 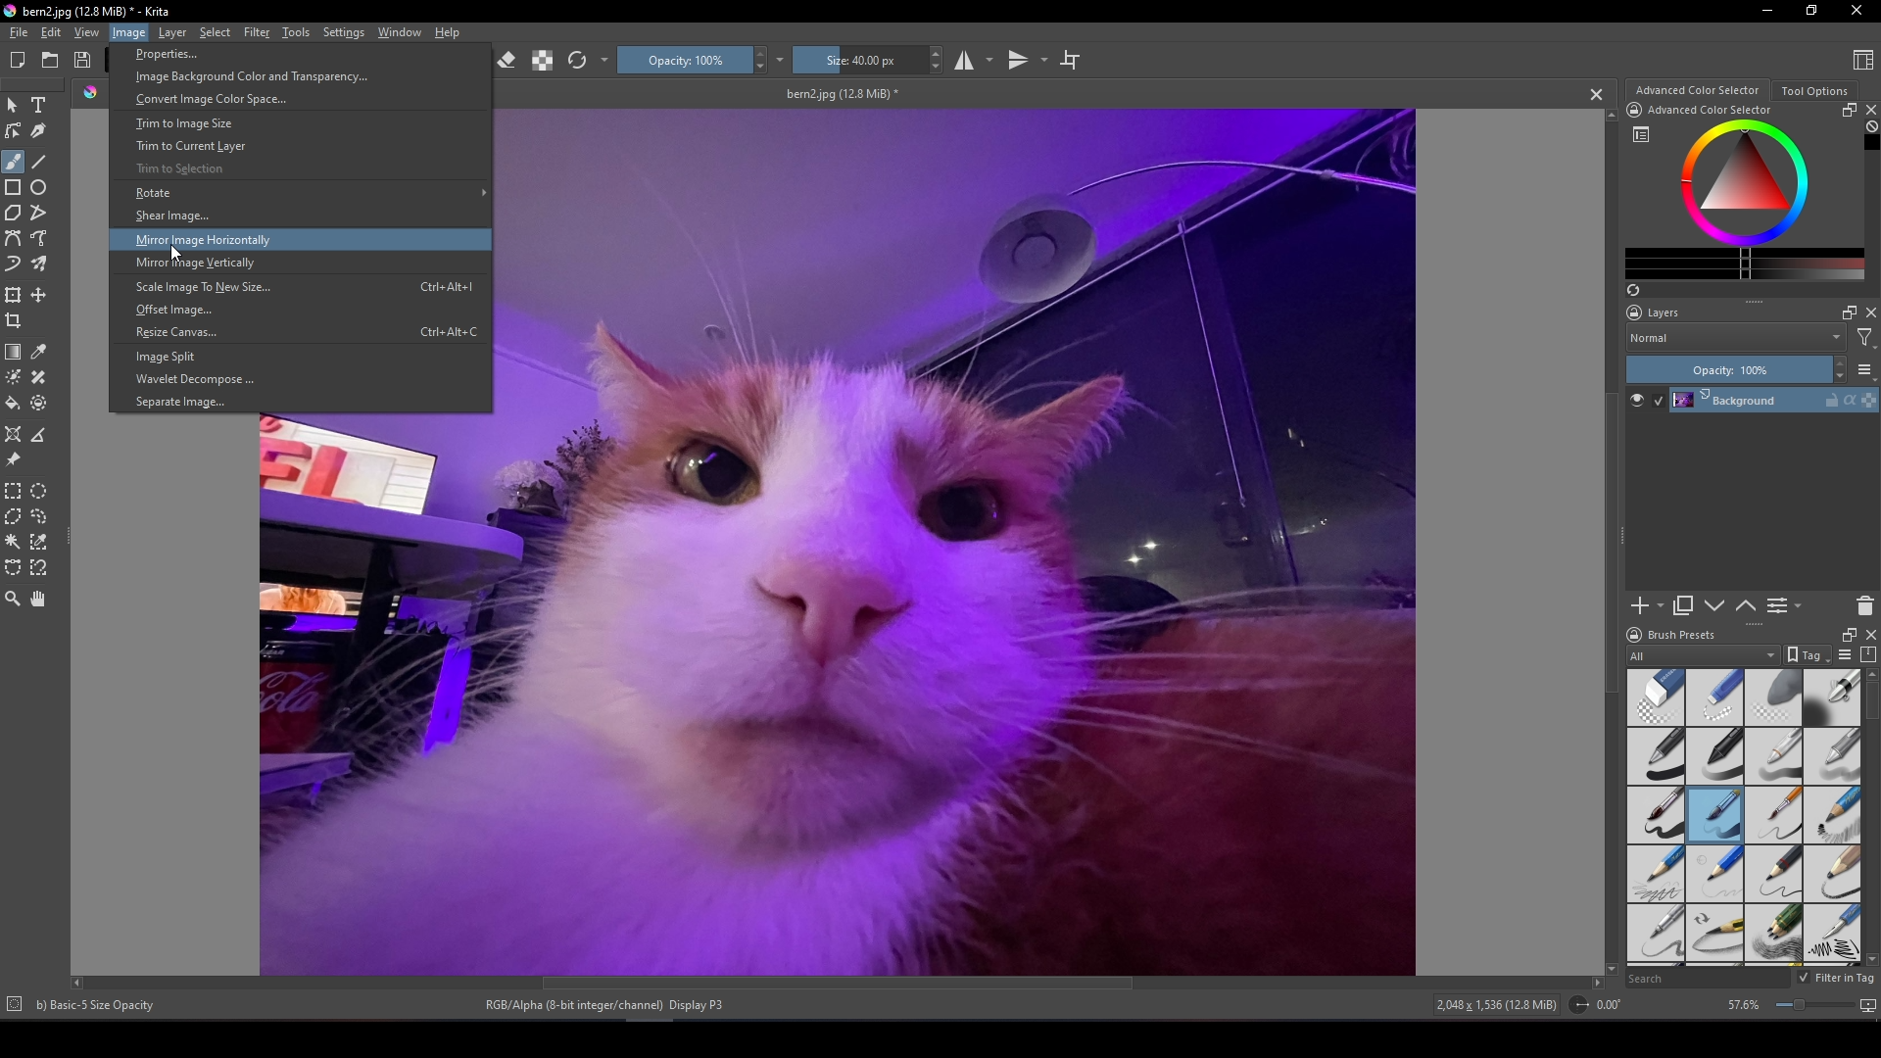 I want to click on View, so click(x=86, y=32).